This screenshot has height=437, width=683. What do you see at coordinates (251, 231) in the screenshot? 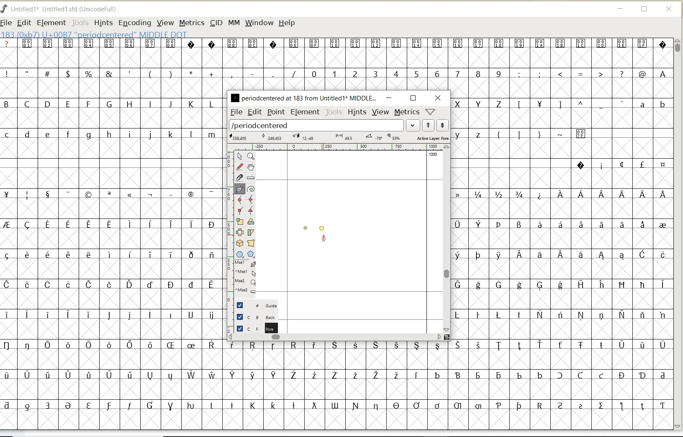
I see `skew the selection` at bounding box center [251, 231].